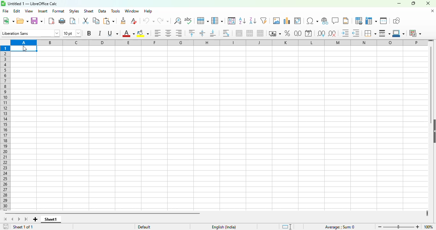 The image size is (436, 230). Describe the element at coordinates (325, 21) in the screenshot. I see `insert hyperlink` at that location.